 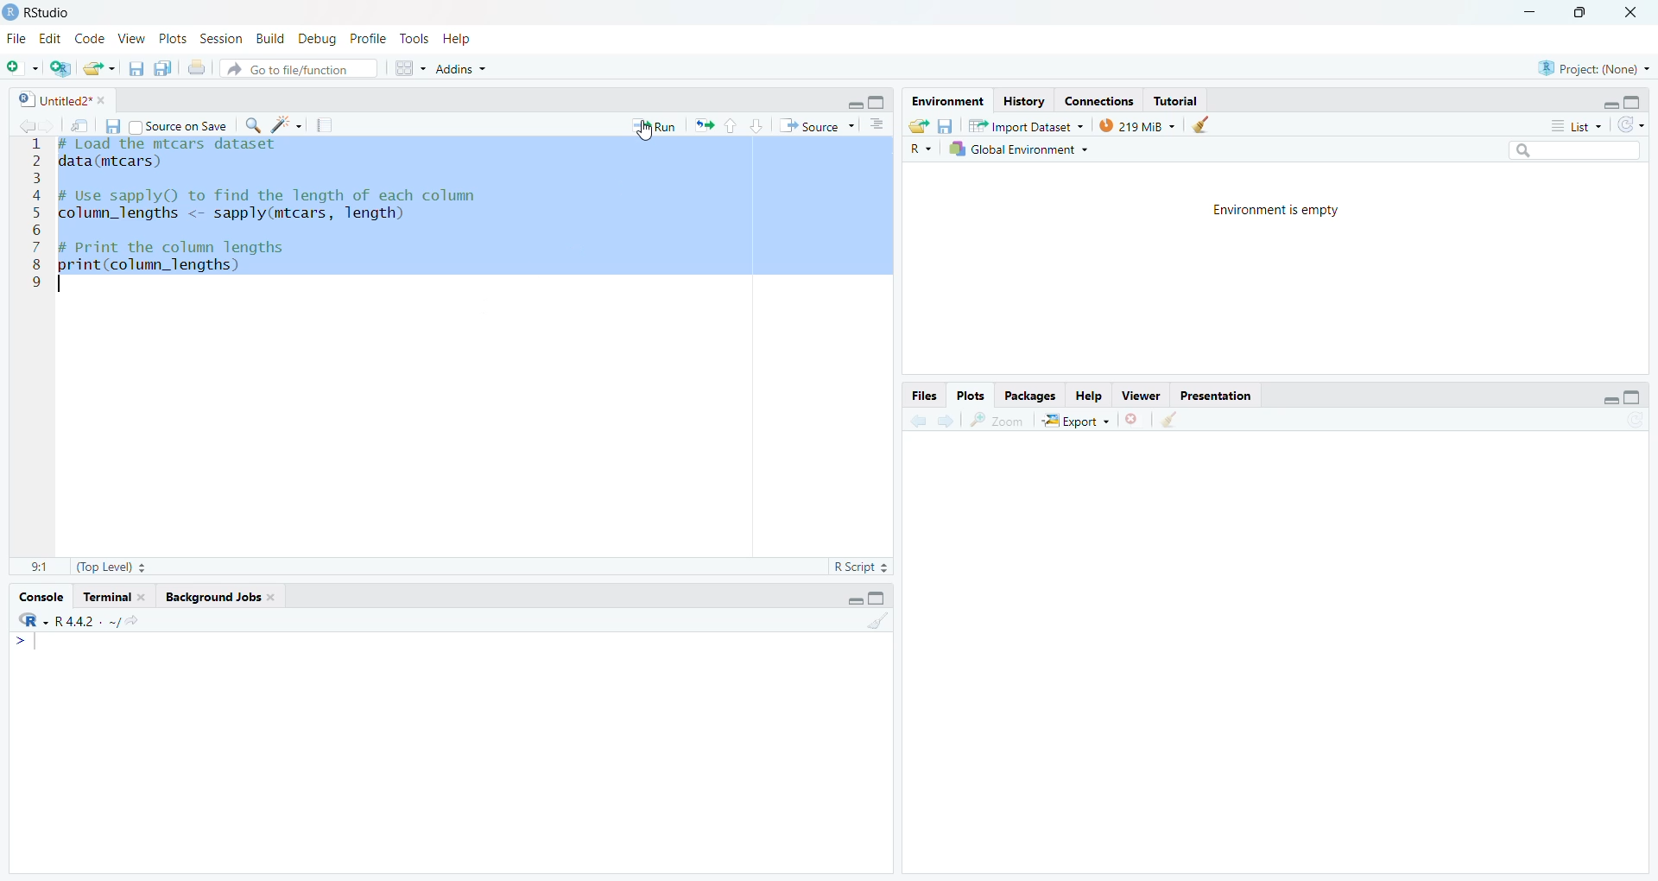 I want to click on Find and Replace, so click(x=253, y=125).